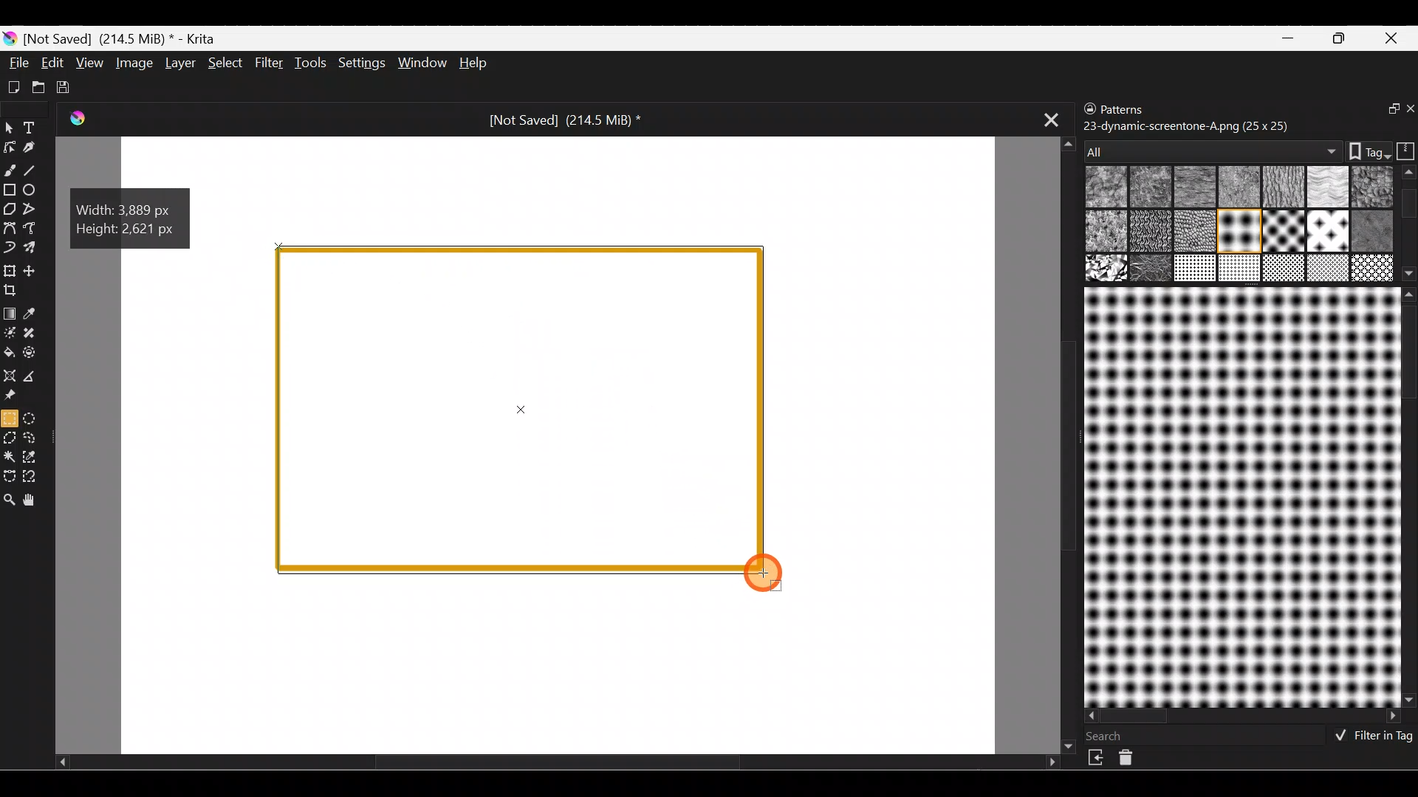 The width and height of the screenshot is (1418, 797). What do you see at coordinates (269, 61) in the screenshot?
I see `Filter` at bounding box center [269, 61].